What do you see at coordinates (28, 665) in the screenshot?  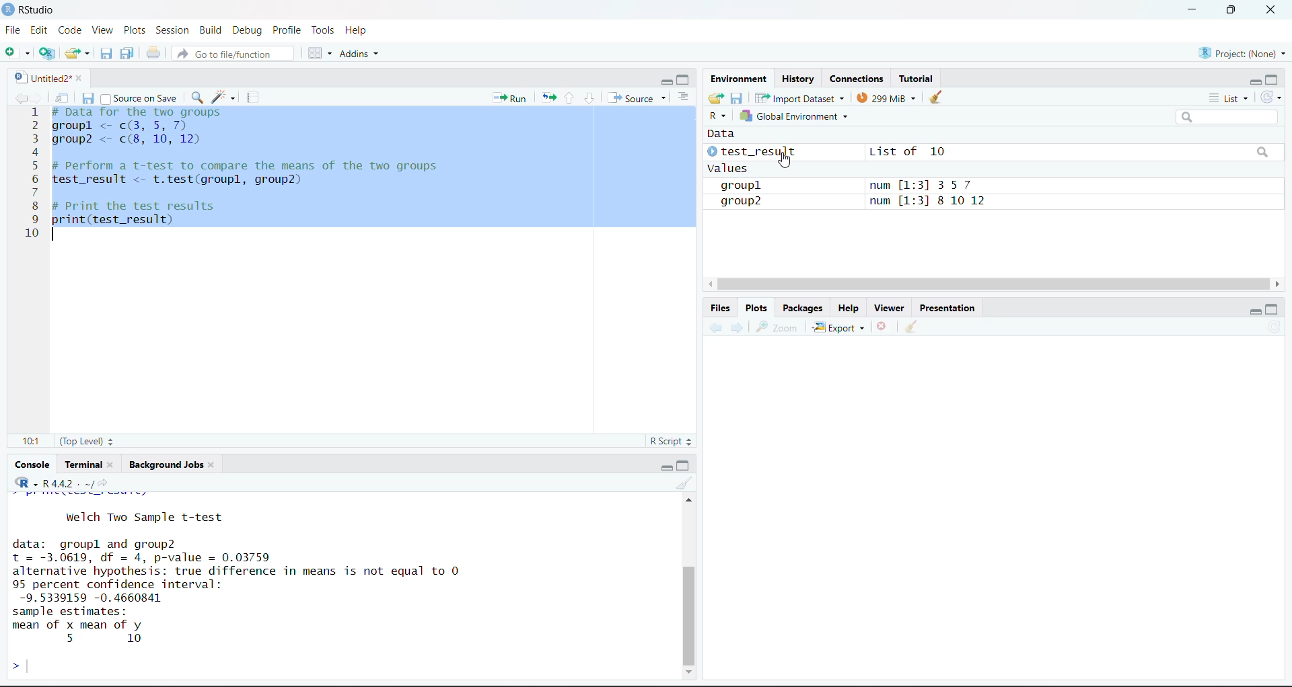 I see `text cursor` at bounding box center [28, 665].